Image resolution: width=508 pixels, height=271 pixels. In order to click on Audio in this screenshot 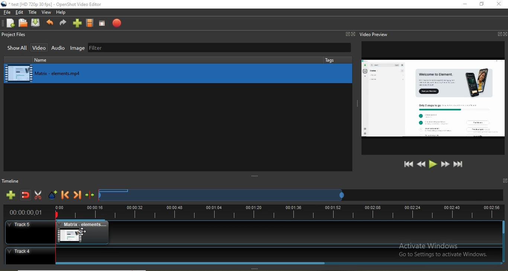, I will do `click(59, 48)`.